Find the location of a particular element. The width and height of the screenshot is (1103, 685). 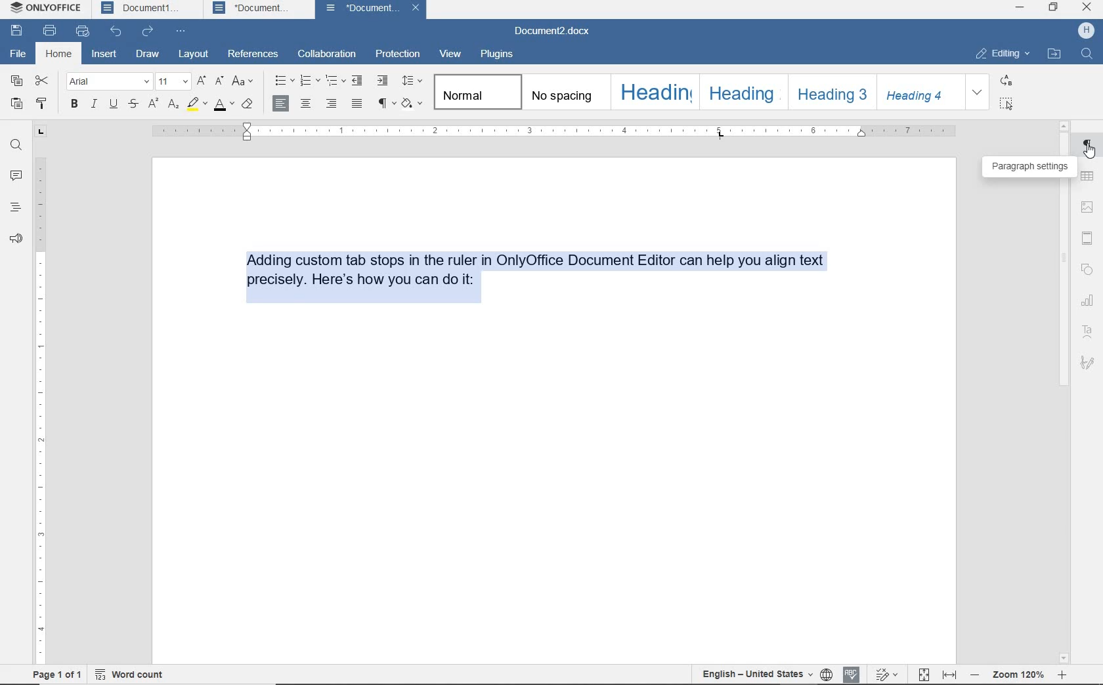

close is located at coordinates (417, 9).